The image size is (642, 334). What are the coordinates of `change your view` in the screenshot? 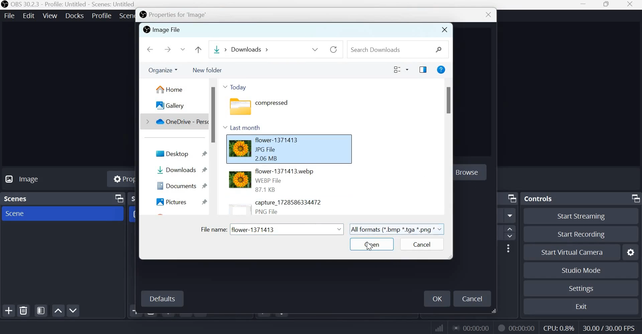 It's located at (402, 70).